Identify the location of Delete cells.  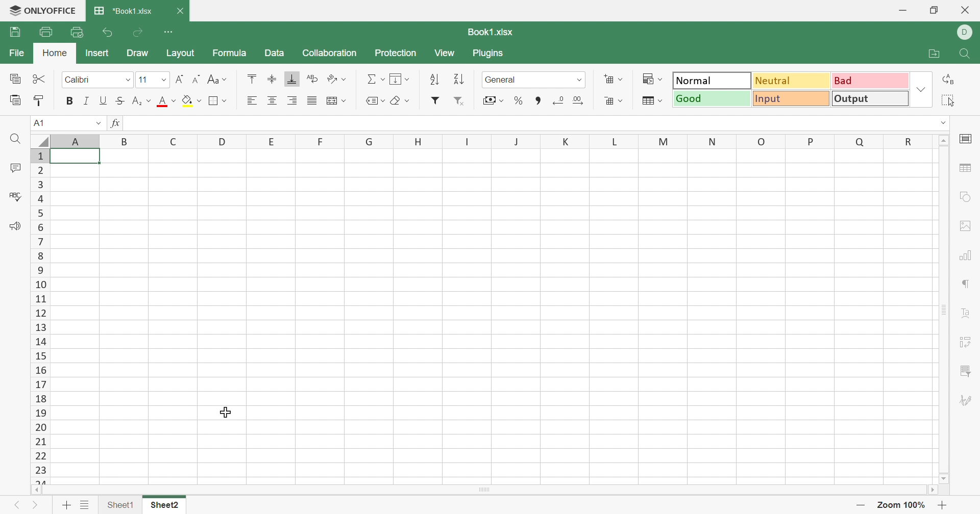
(610, 102).